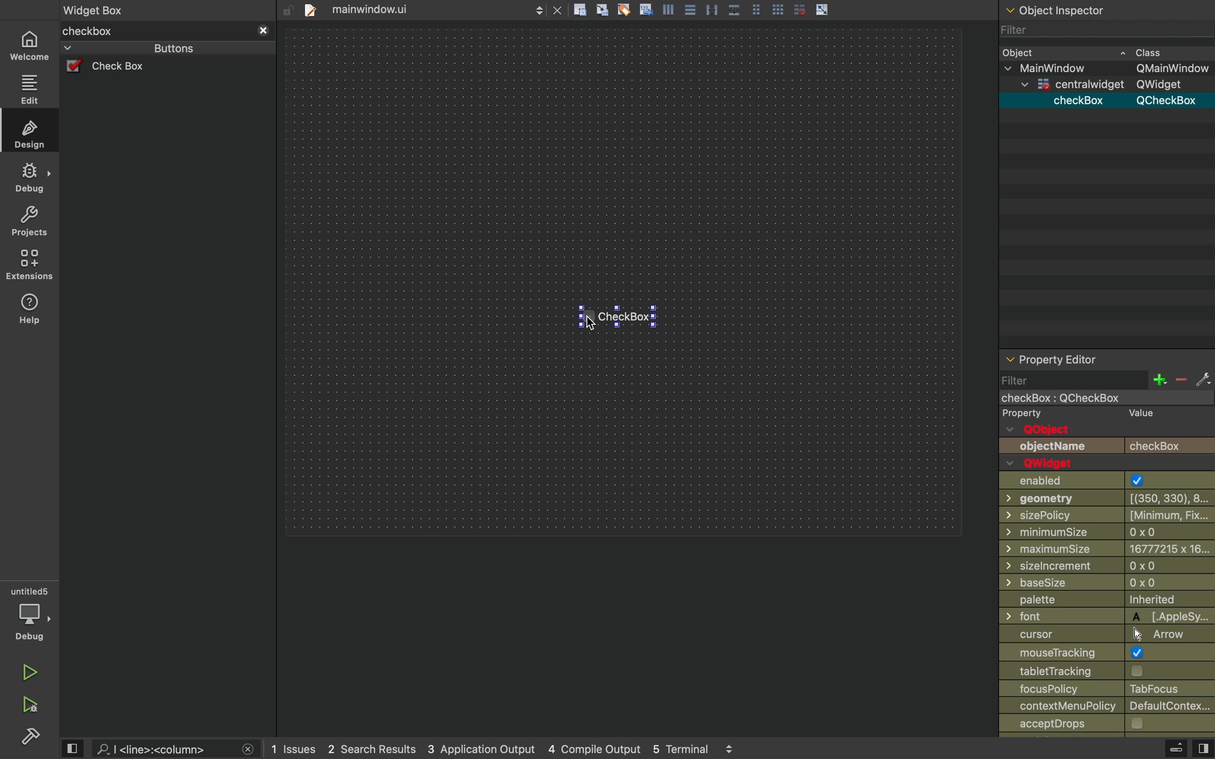 This screenshot has height=759, width=1215. What do you see at coordinates (28, 706) in the screenshot?
I see `run and debug` at bounding box center [28, 706].